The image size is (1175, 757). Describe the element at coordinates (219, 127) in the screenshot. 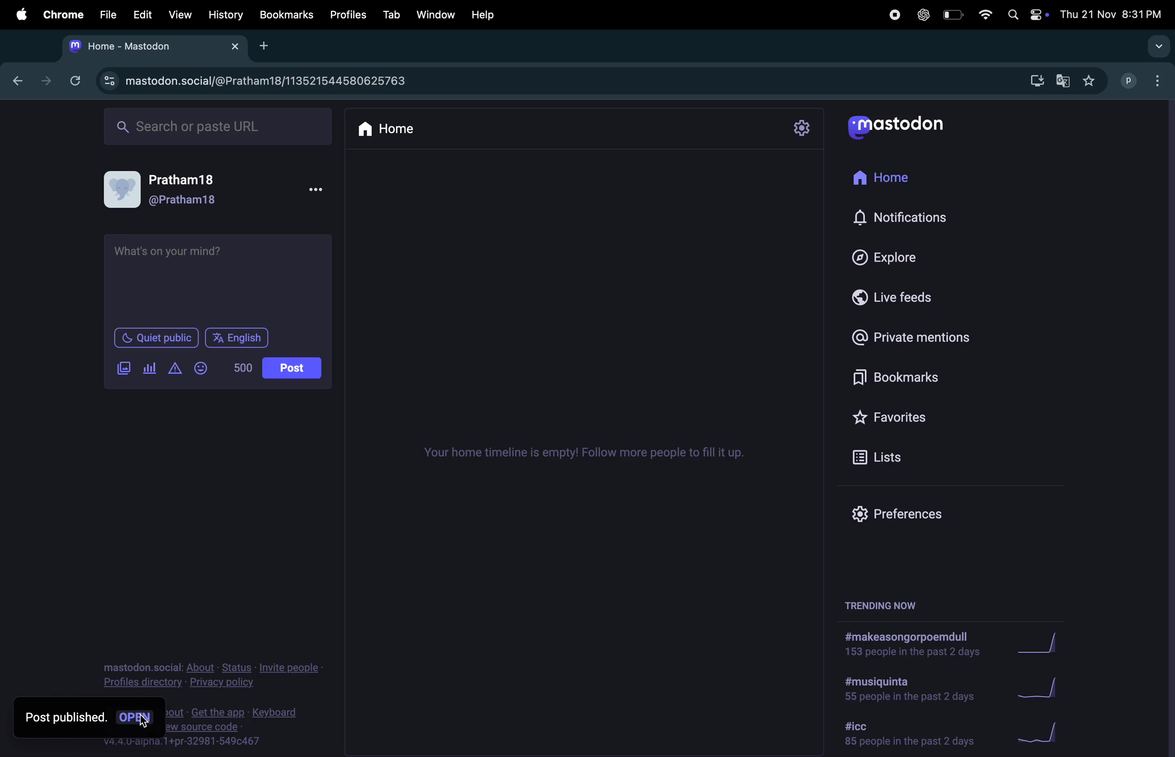

I see `searchbar` at that location.